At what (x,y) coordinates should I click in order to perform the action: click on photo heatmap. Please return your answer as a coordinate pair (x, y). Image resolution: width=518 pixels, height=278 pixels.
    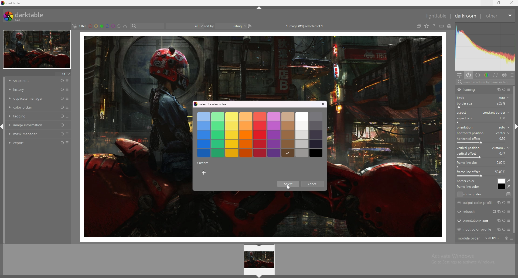
    Looking at the image, I should click on (485, 47).